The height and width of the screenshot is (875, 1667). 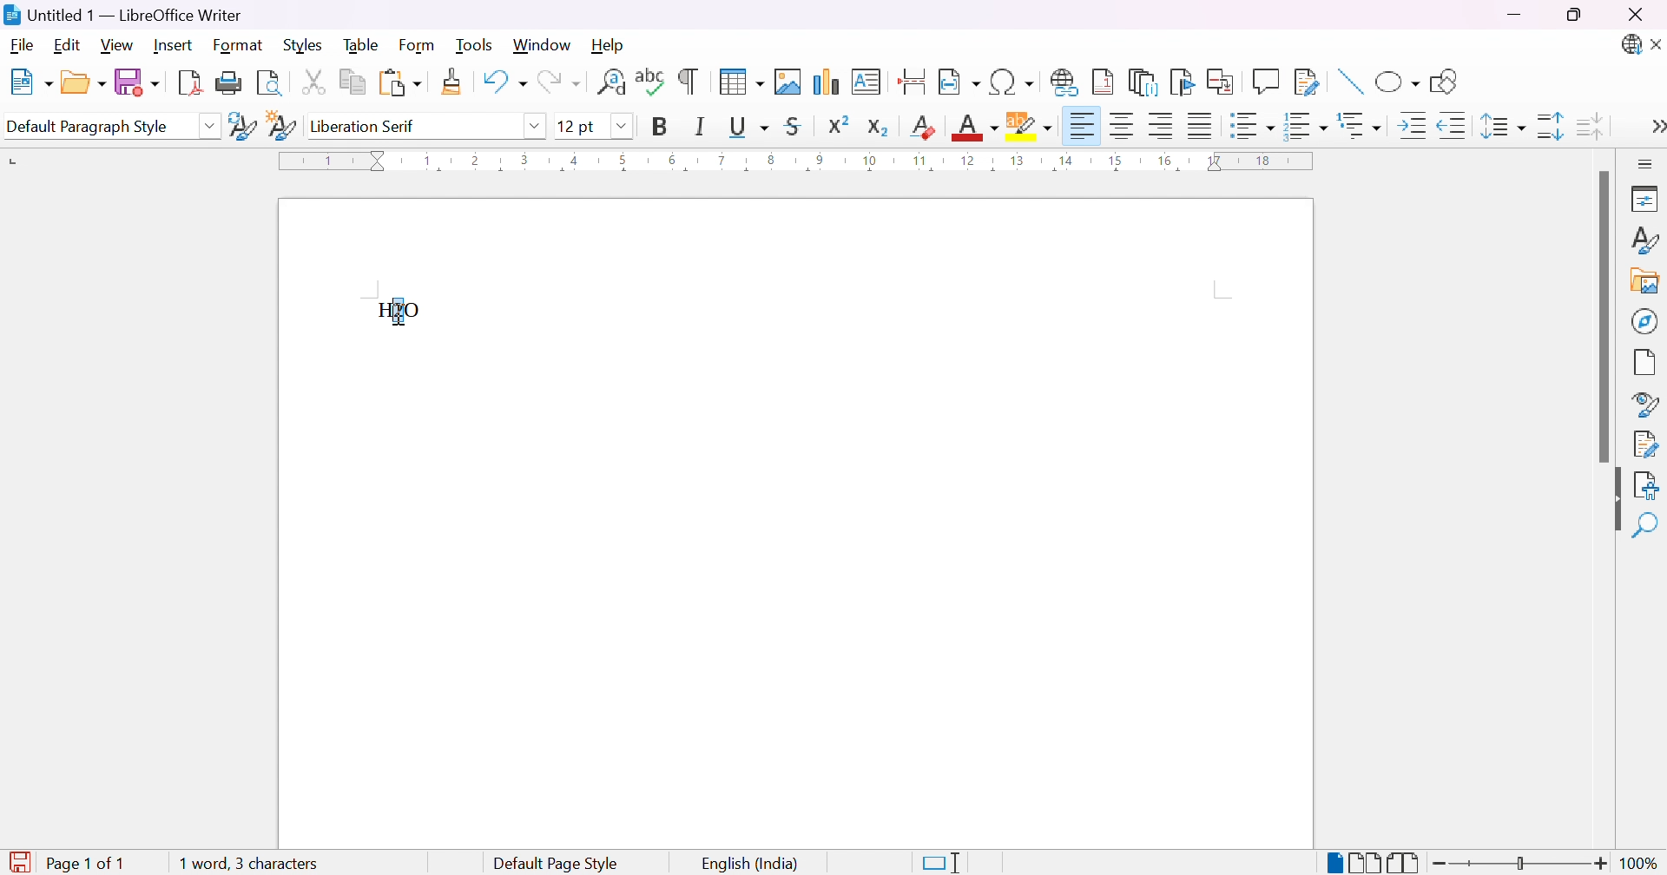 I want to click on More, so click(x=1652, y=128).